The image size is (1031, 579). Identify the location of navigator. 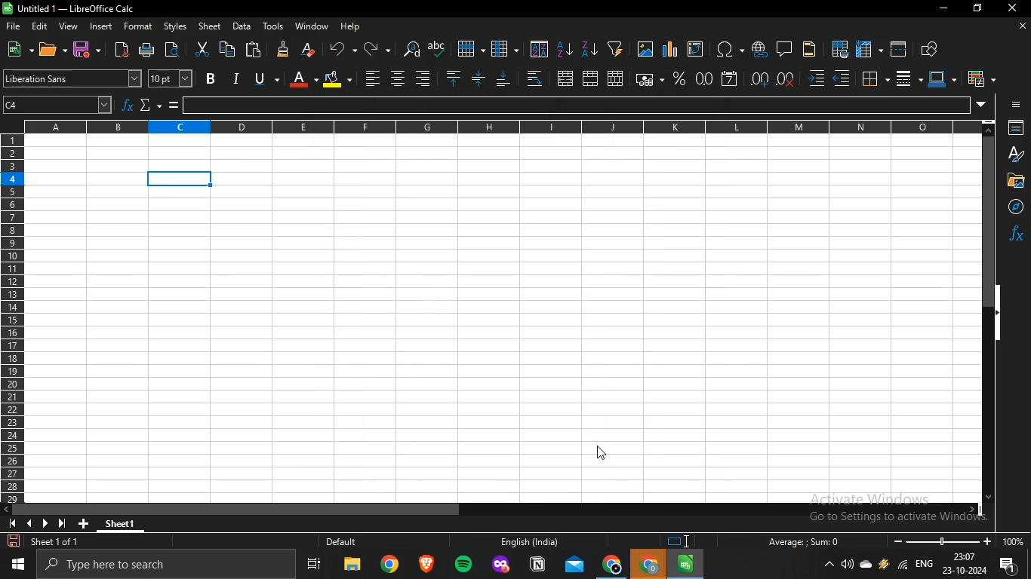
(1011, 207).